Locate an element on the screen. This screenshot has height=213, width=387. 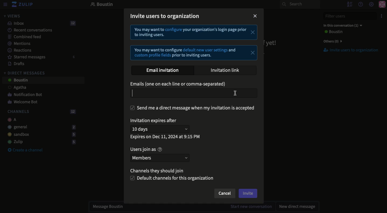
Sandbox is located at coordinates (40, 135).